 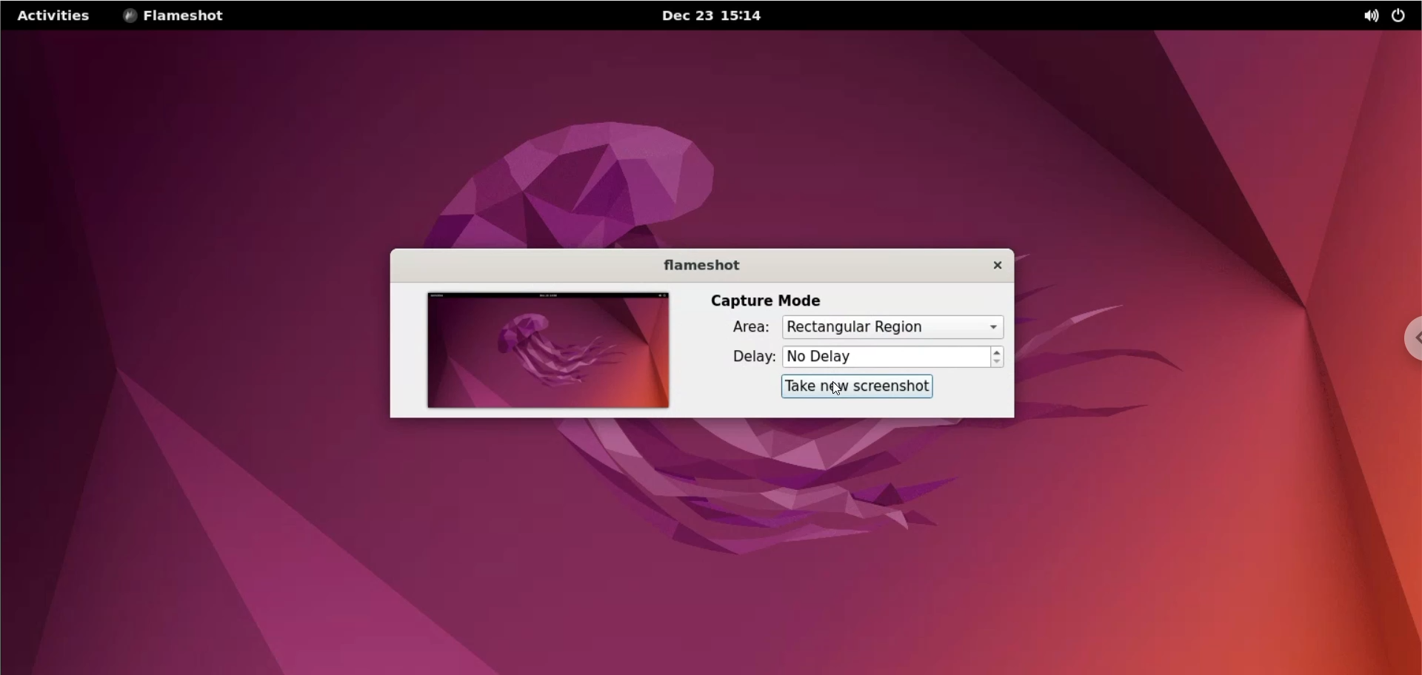 What do you see at coordinates (887, 357) in the screenshot?
I see `delay time` at bounding box center [887, 357].